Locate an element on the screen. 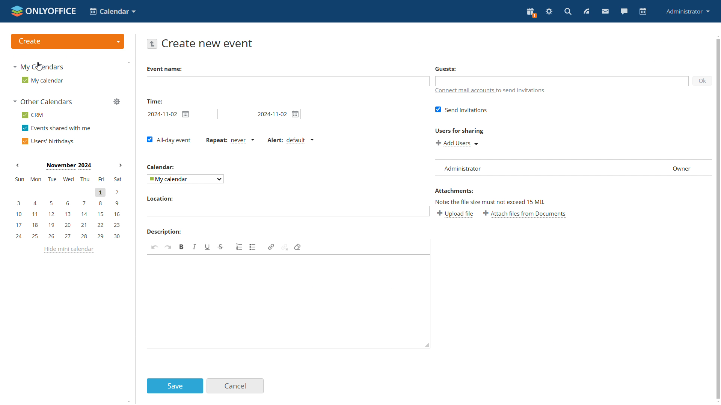 This screenshot has height=405, width=721. other calendars is located at coordinates (45, 102).